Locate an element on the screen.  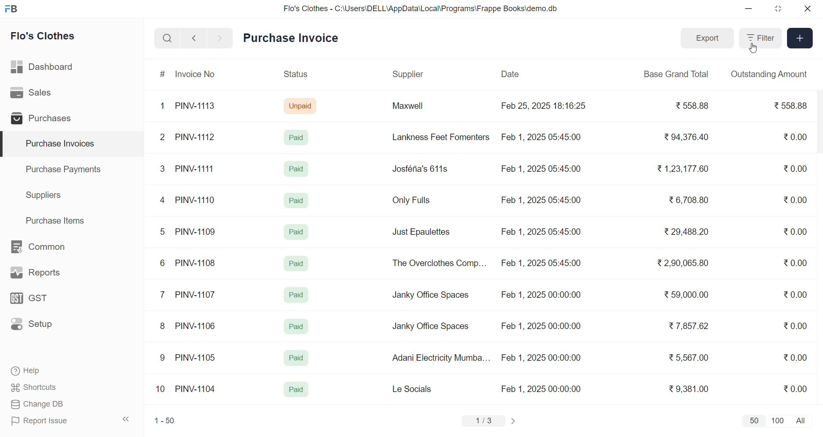
Maxwell is located at coordinates (418, 109).